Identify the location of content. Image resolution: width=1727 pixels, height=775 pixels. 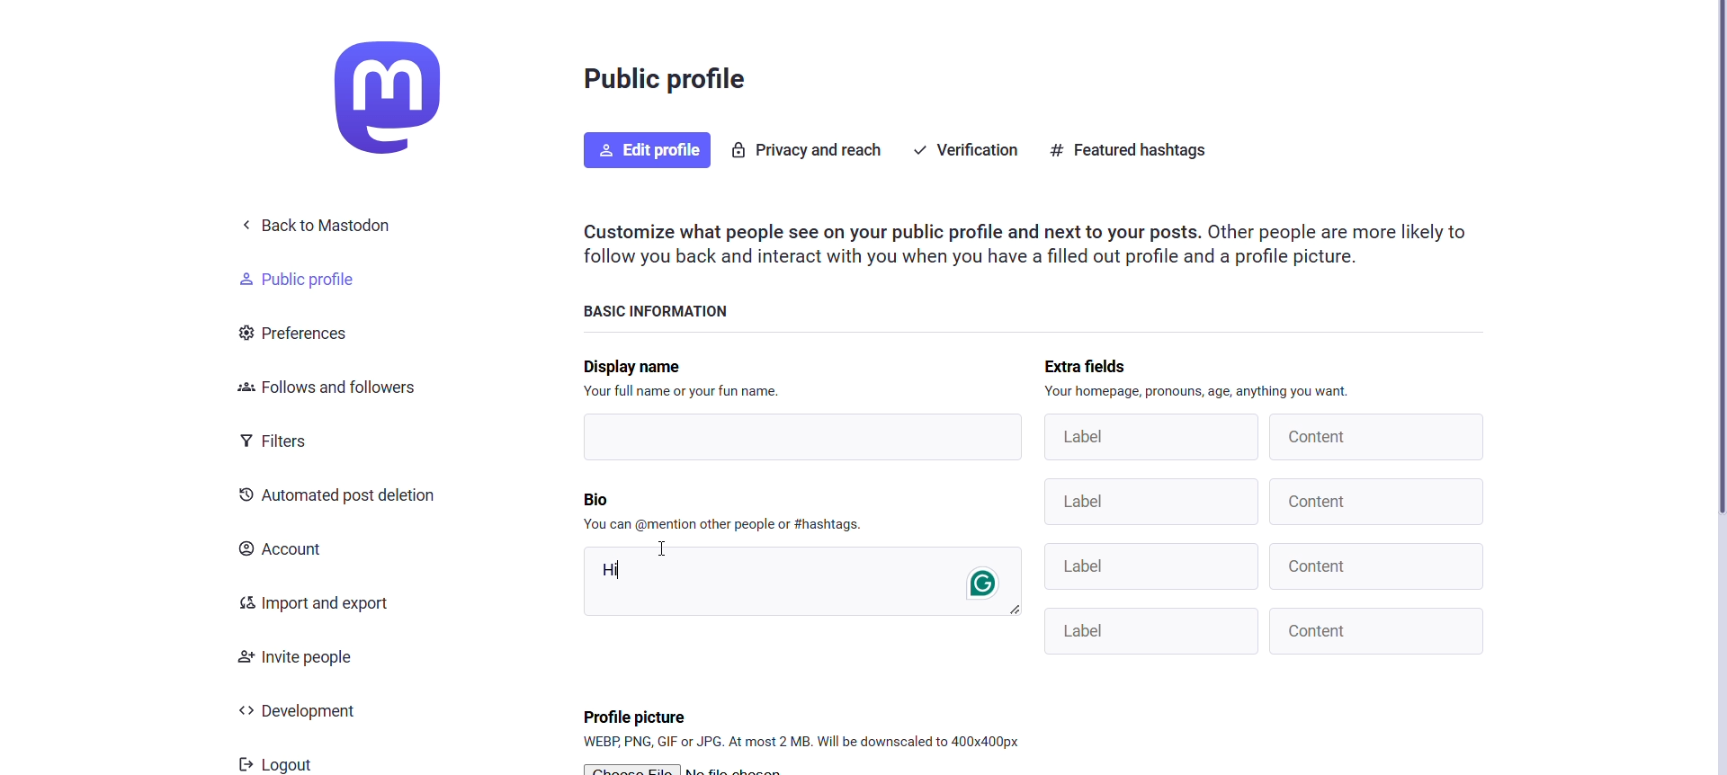
(1380, 501).